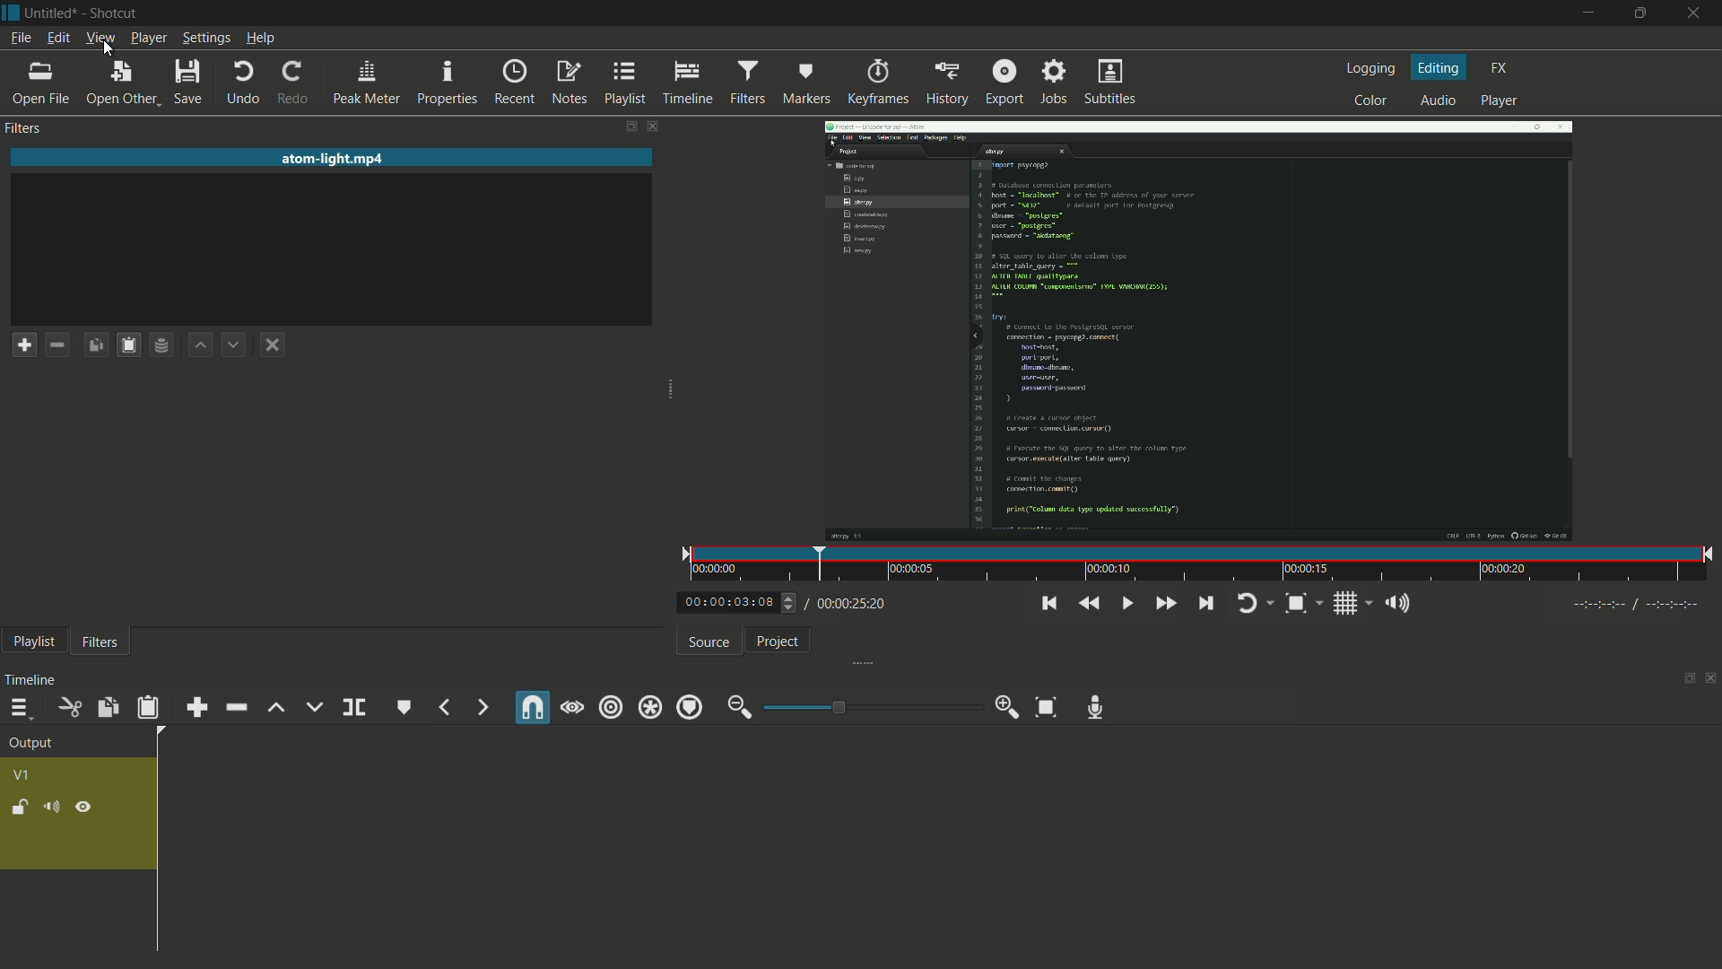  I want to click on paste, so click(128, 344).